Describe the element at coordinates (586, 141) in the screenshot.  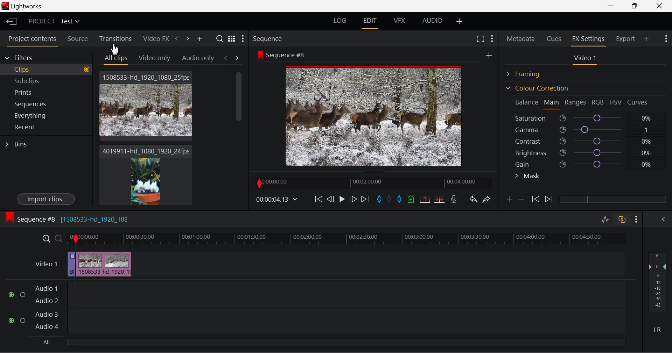
I see `Contrast` at that location.